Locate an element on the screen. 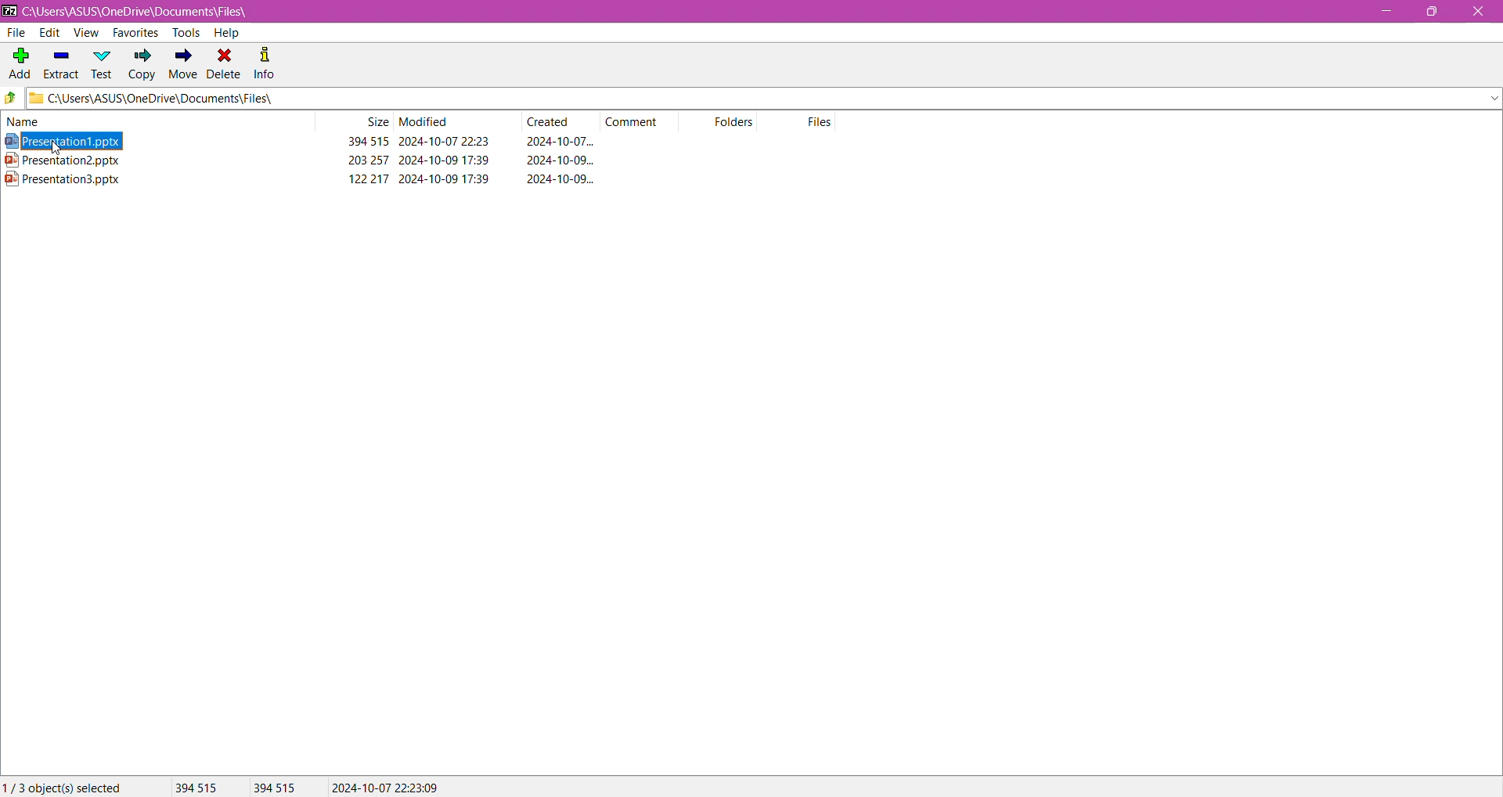 This screenshot has width=1503, height=797. Favorites is located at coordinates (134, 34).